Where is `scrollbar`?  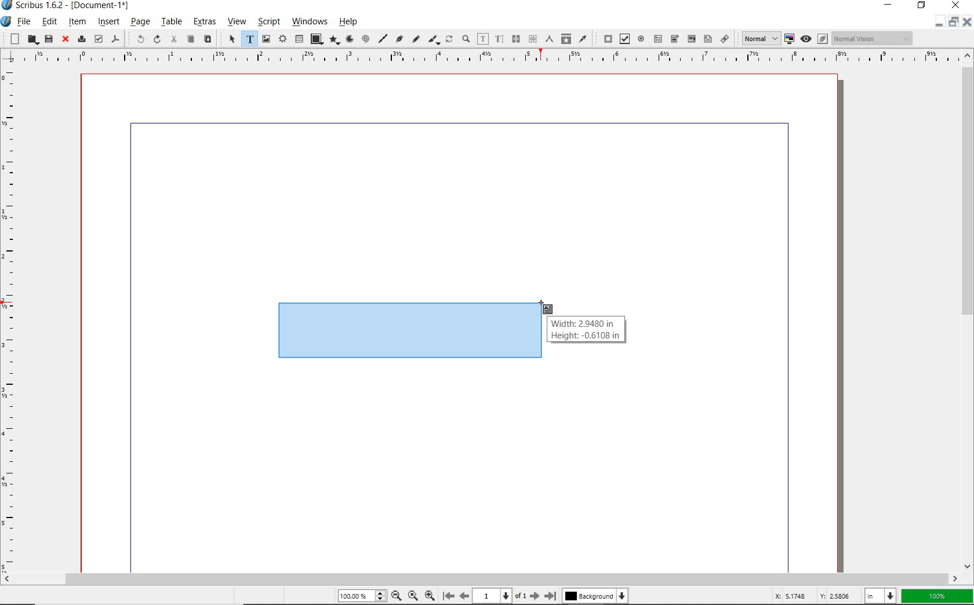 scrollbar is located at coordinates (481, 579).